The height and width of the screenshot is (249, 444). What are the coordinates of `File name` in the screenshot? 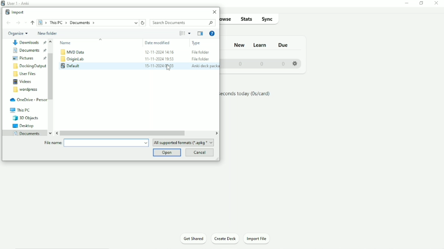 It's located at (96, 143).